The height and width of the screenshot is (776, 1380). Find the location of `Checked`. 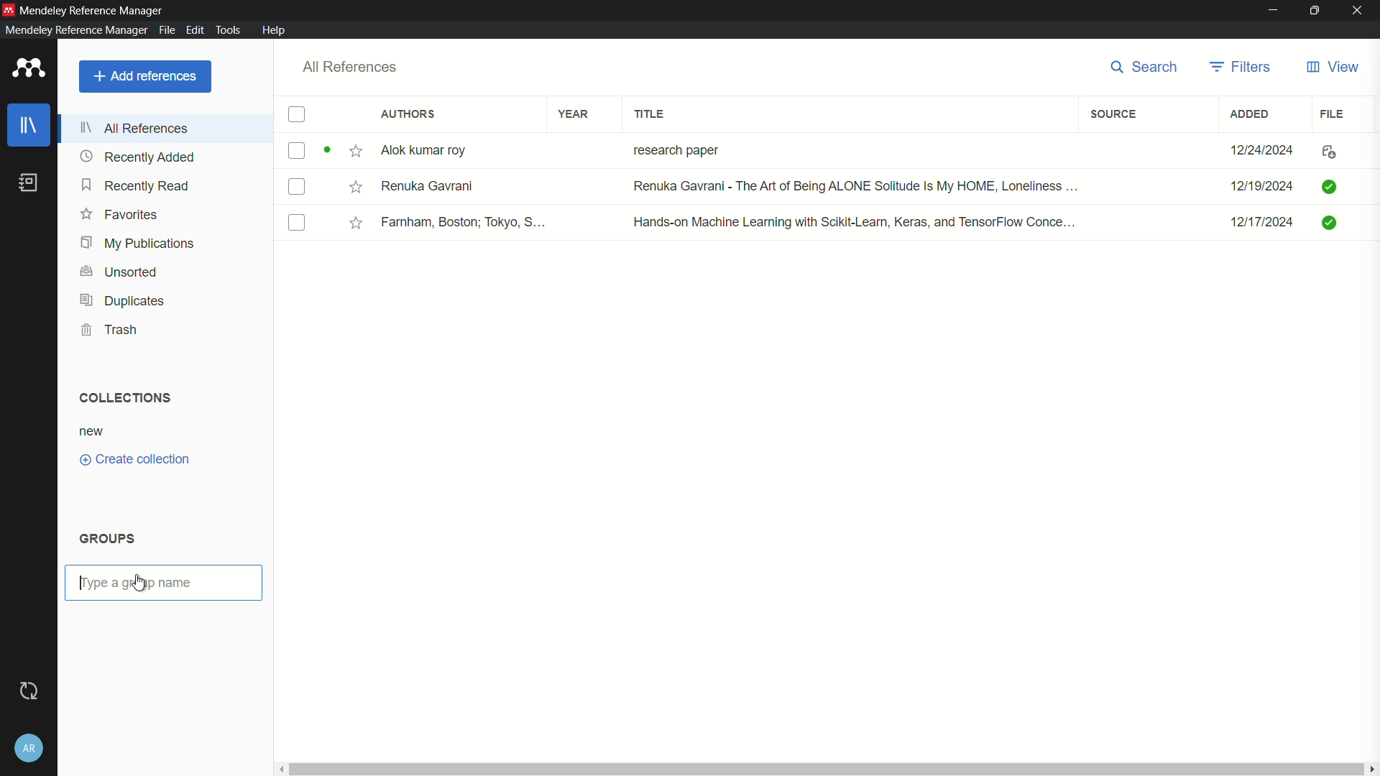

Checked is located at coordinates (1332, 222).